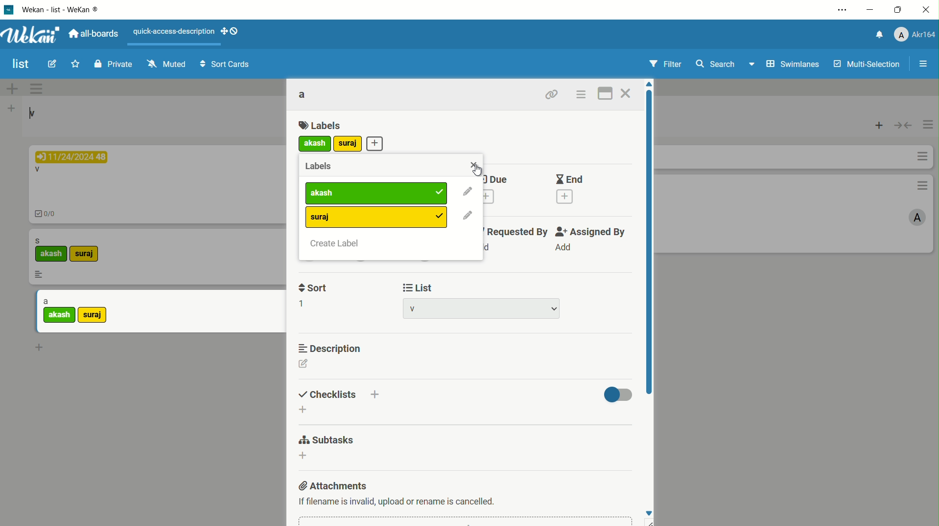  What do you see at coordinates (927, 12) in the screenshot?
I see `close app` at bounding box center [927, 12].